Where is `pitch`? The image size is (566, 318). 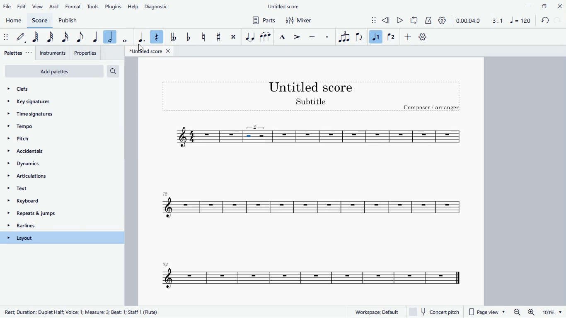 pitch is located at coordinates (33, 138).